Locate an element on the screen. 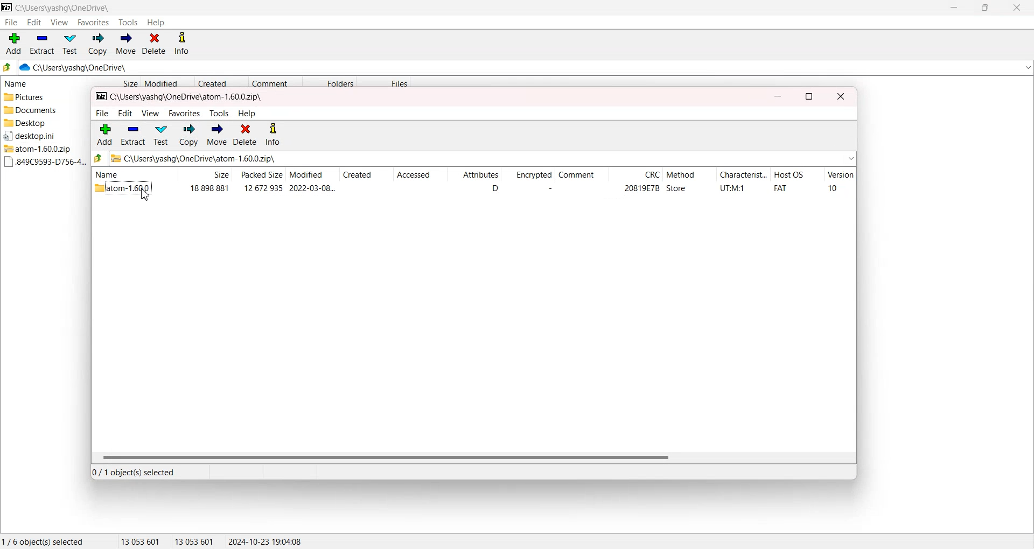  back is located at coordinates (99, 158).